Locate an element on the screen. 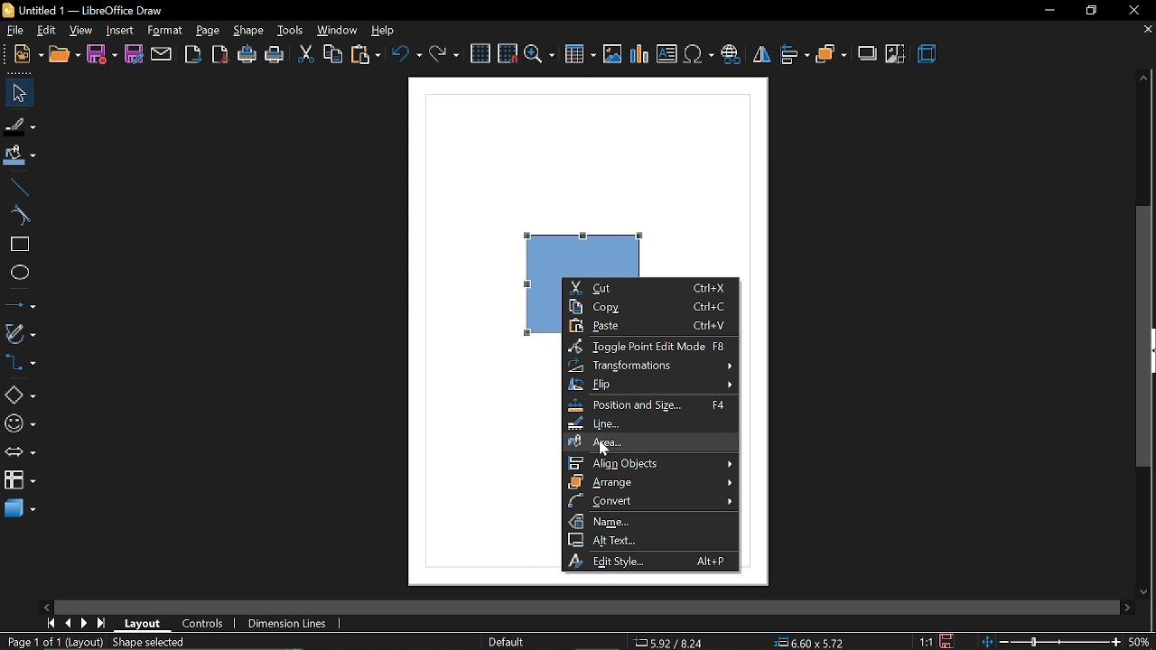 This screenshot has width=1156, height=650. flip is located at coordinates (763, 57).